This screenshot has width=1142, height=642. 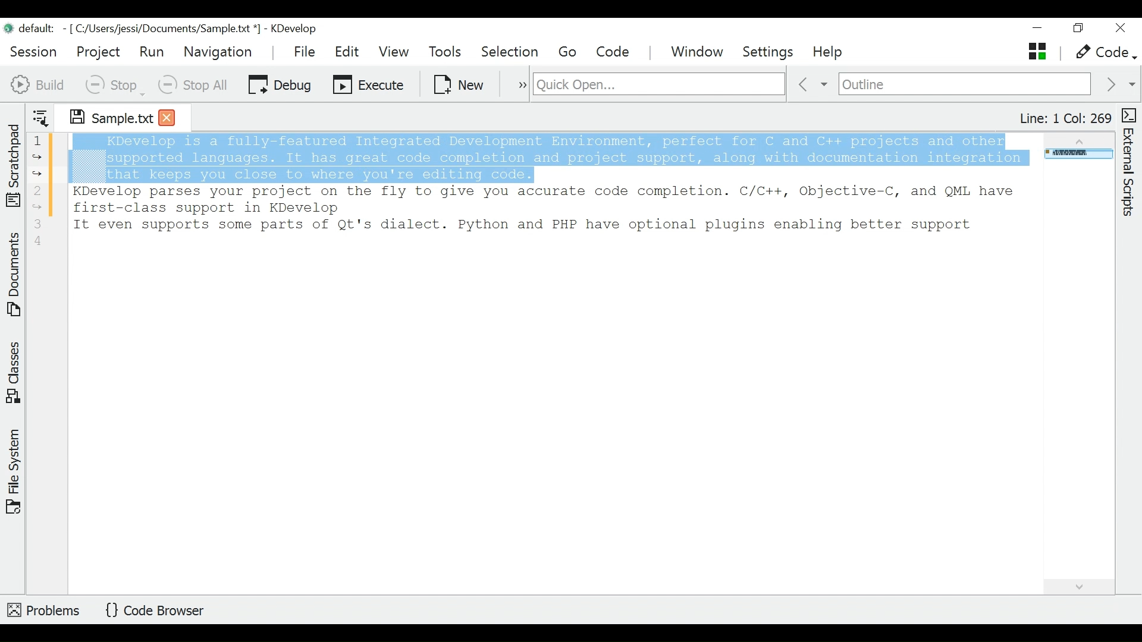 I want to click on File, so click(x=306, y=51).